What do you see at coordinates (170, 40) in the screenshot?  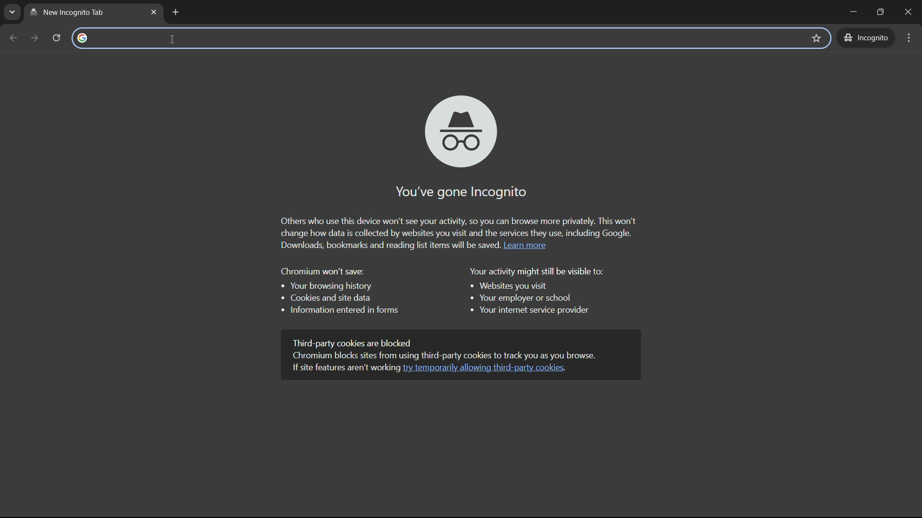 I see `cursor` at bounding box center [170, 40].